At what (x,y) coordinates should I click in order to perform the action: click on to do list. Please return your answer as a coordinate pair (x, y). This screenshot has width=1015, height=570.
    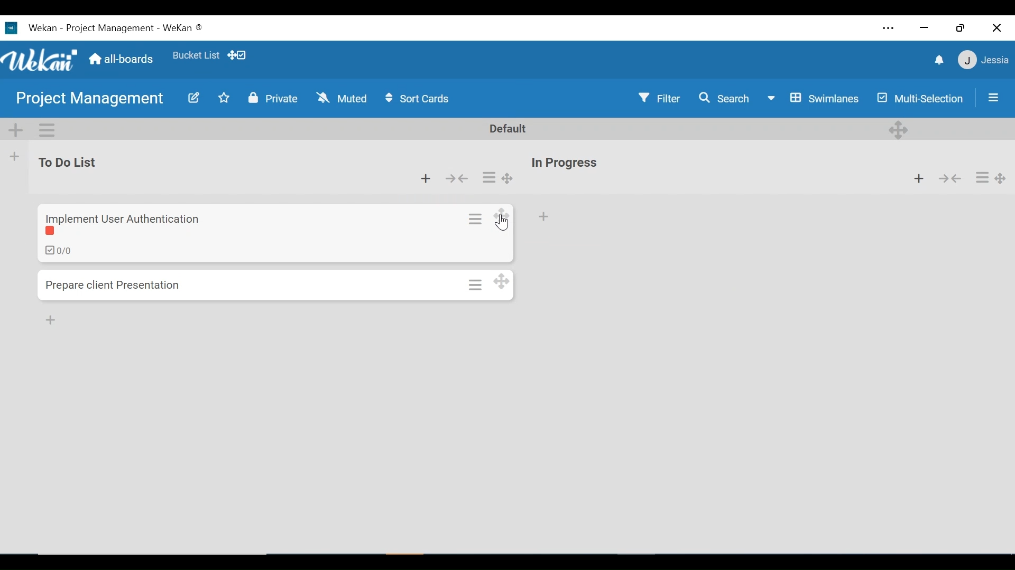
    Looking at the image, I should click on (66, 162).